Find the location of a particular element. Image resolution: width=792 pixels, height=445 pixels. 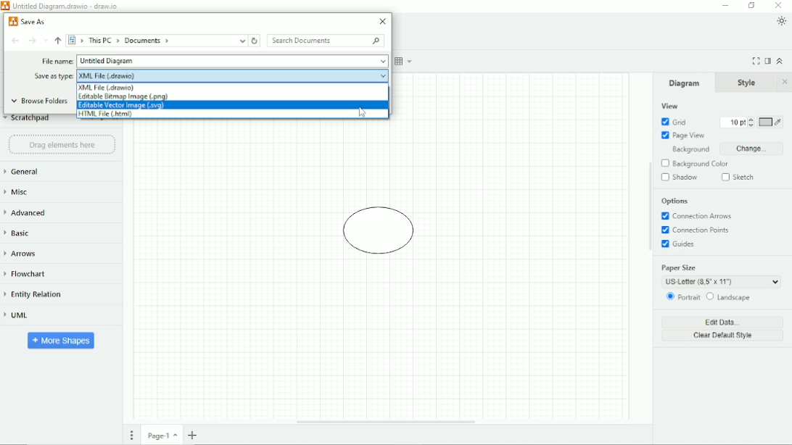

General is located at coordinates (22, 172).